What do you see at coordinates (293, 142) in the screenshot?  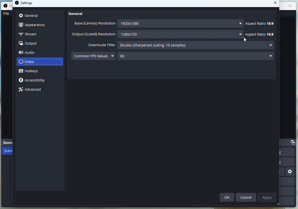 I see `dock options` at bounding box center [293, 142].